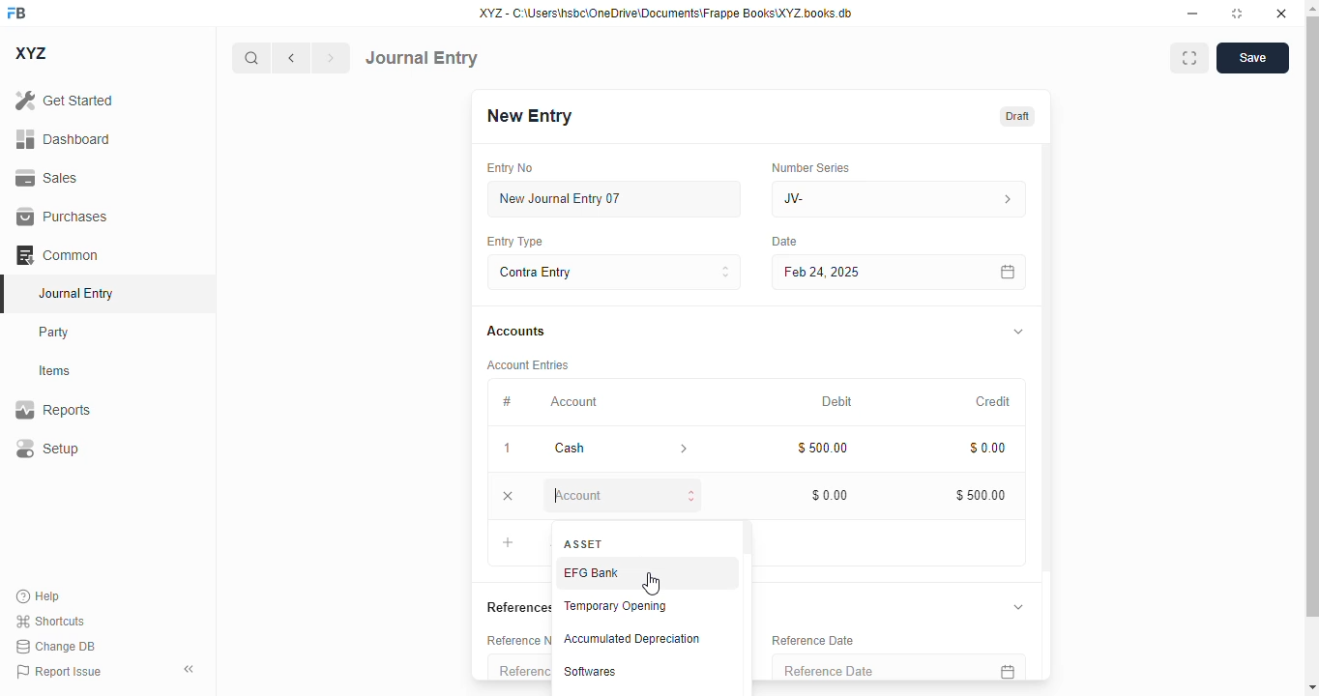 Image resolution: width=1319 pixels, height=696 pixels. Describe the element at coordinates (986, 448) in the screenshot. I see `$0.00` at that location.